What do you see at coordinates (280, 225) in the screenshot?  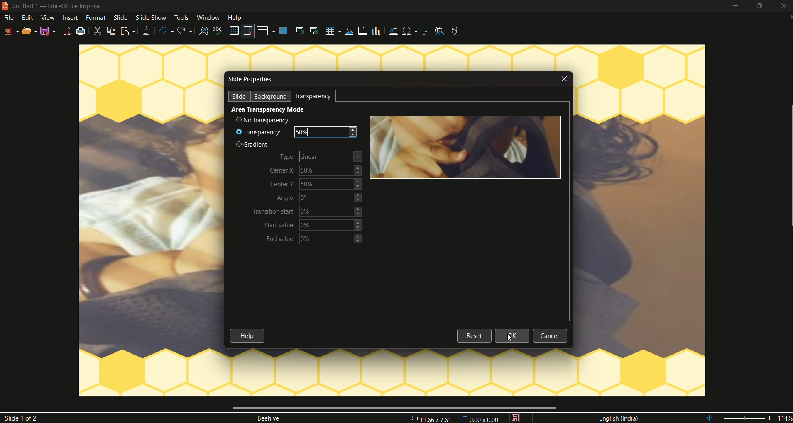 I see `start value` at bounding box center [280, 225].